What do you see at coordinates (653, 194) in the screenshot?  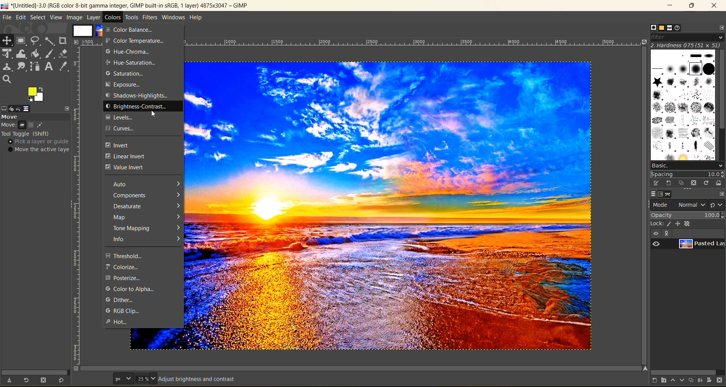 I see `layers` at bounding box center [653, 194].